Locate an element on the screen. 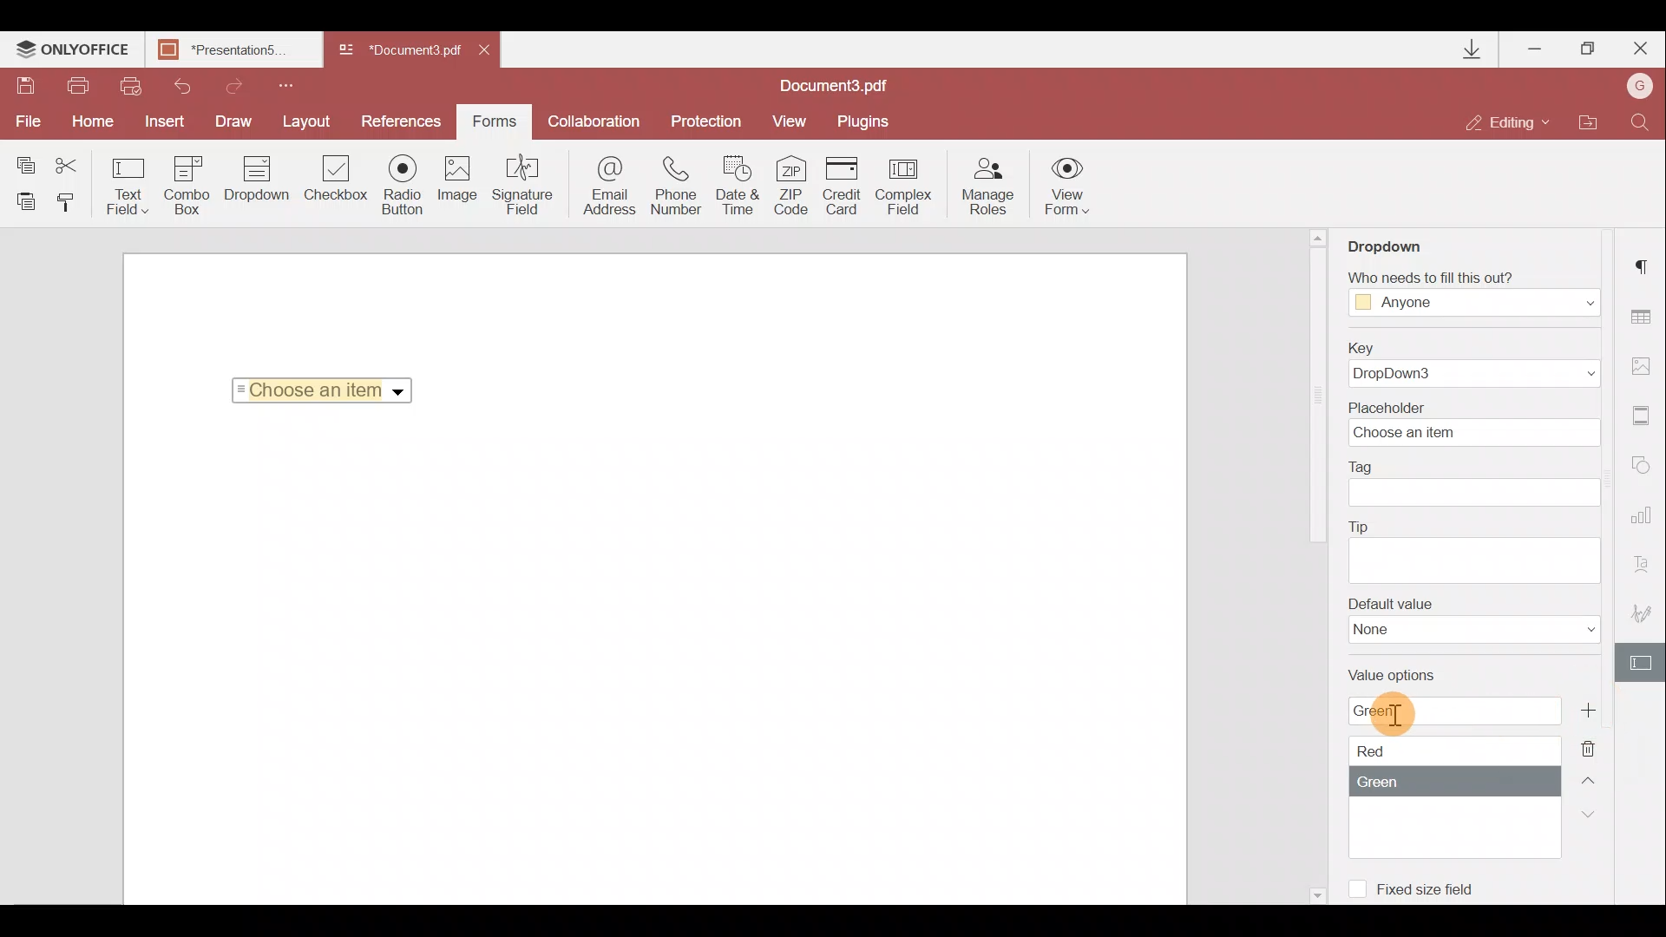  Fixed size field is located at coordinates (1436, 892).